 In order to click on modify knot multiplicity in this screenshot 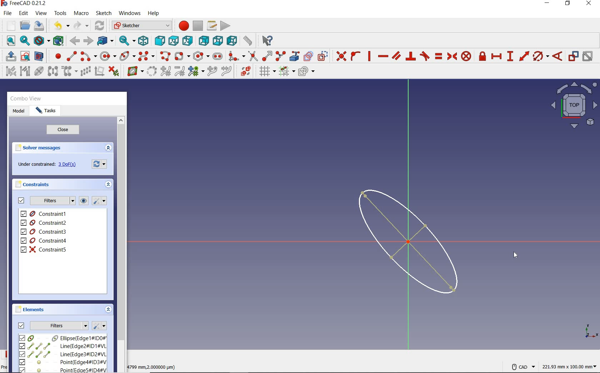, I will do `click(196, 71)`.